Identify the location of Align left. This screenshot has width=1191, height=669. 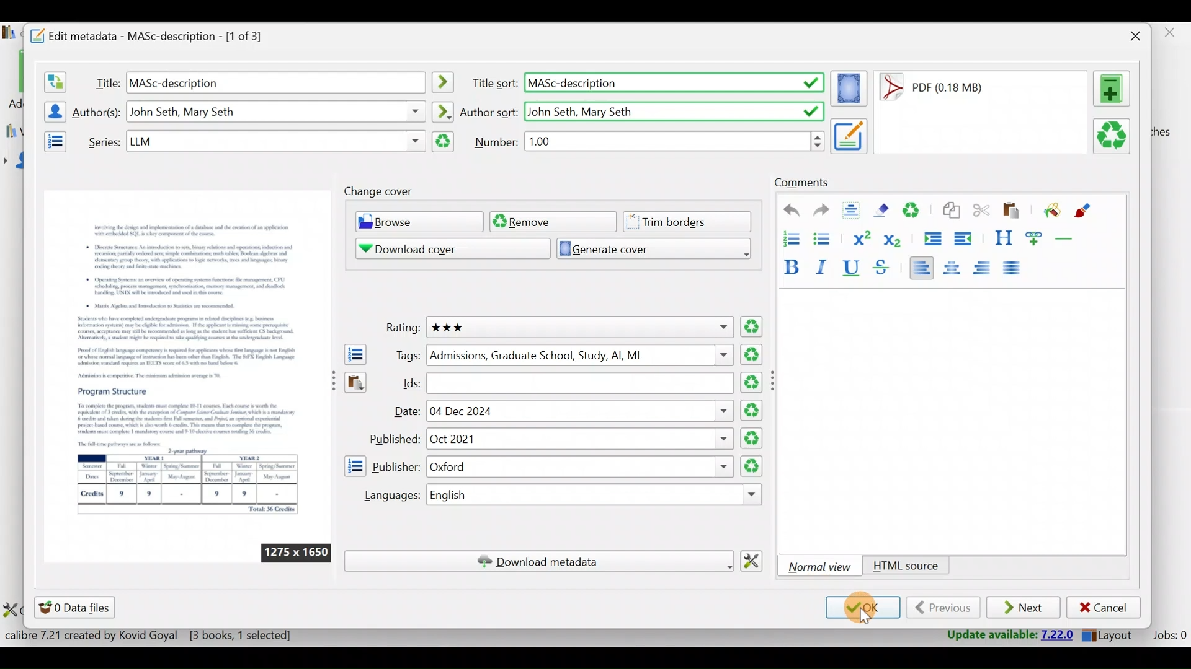
(921, 267).